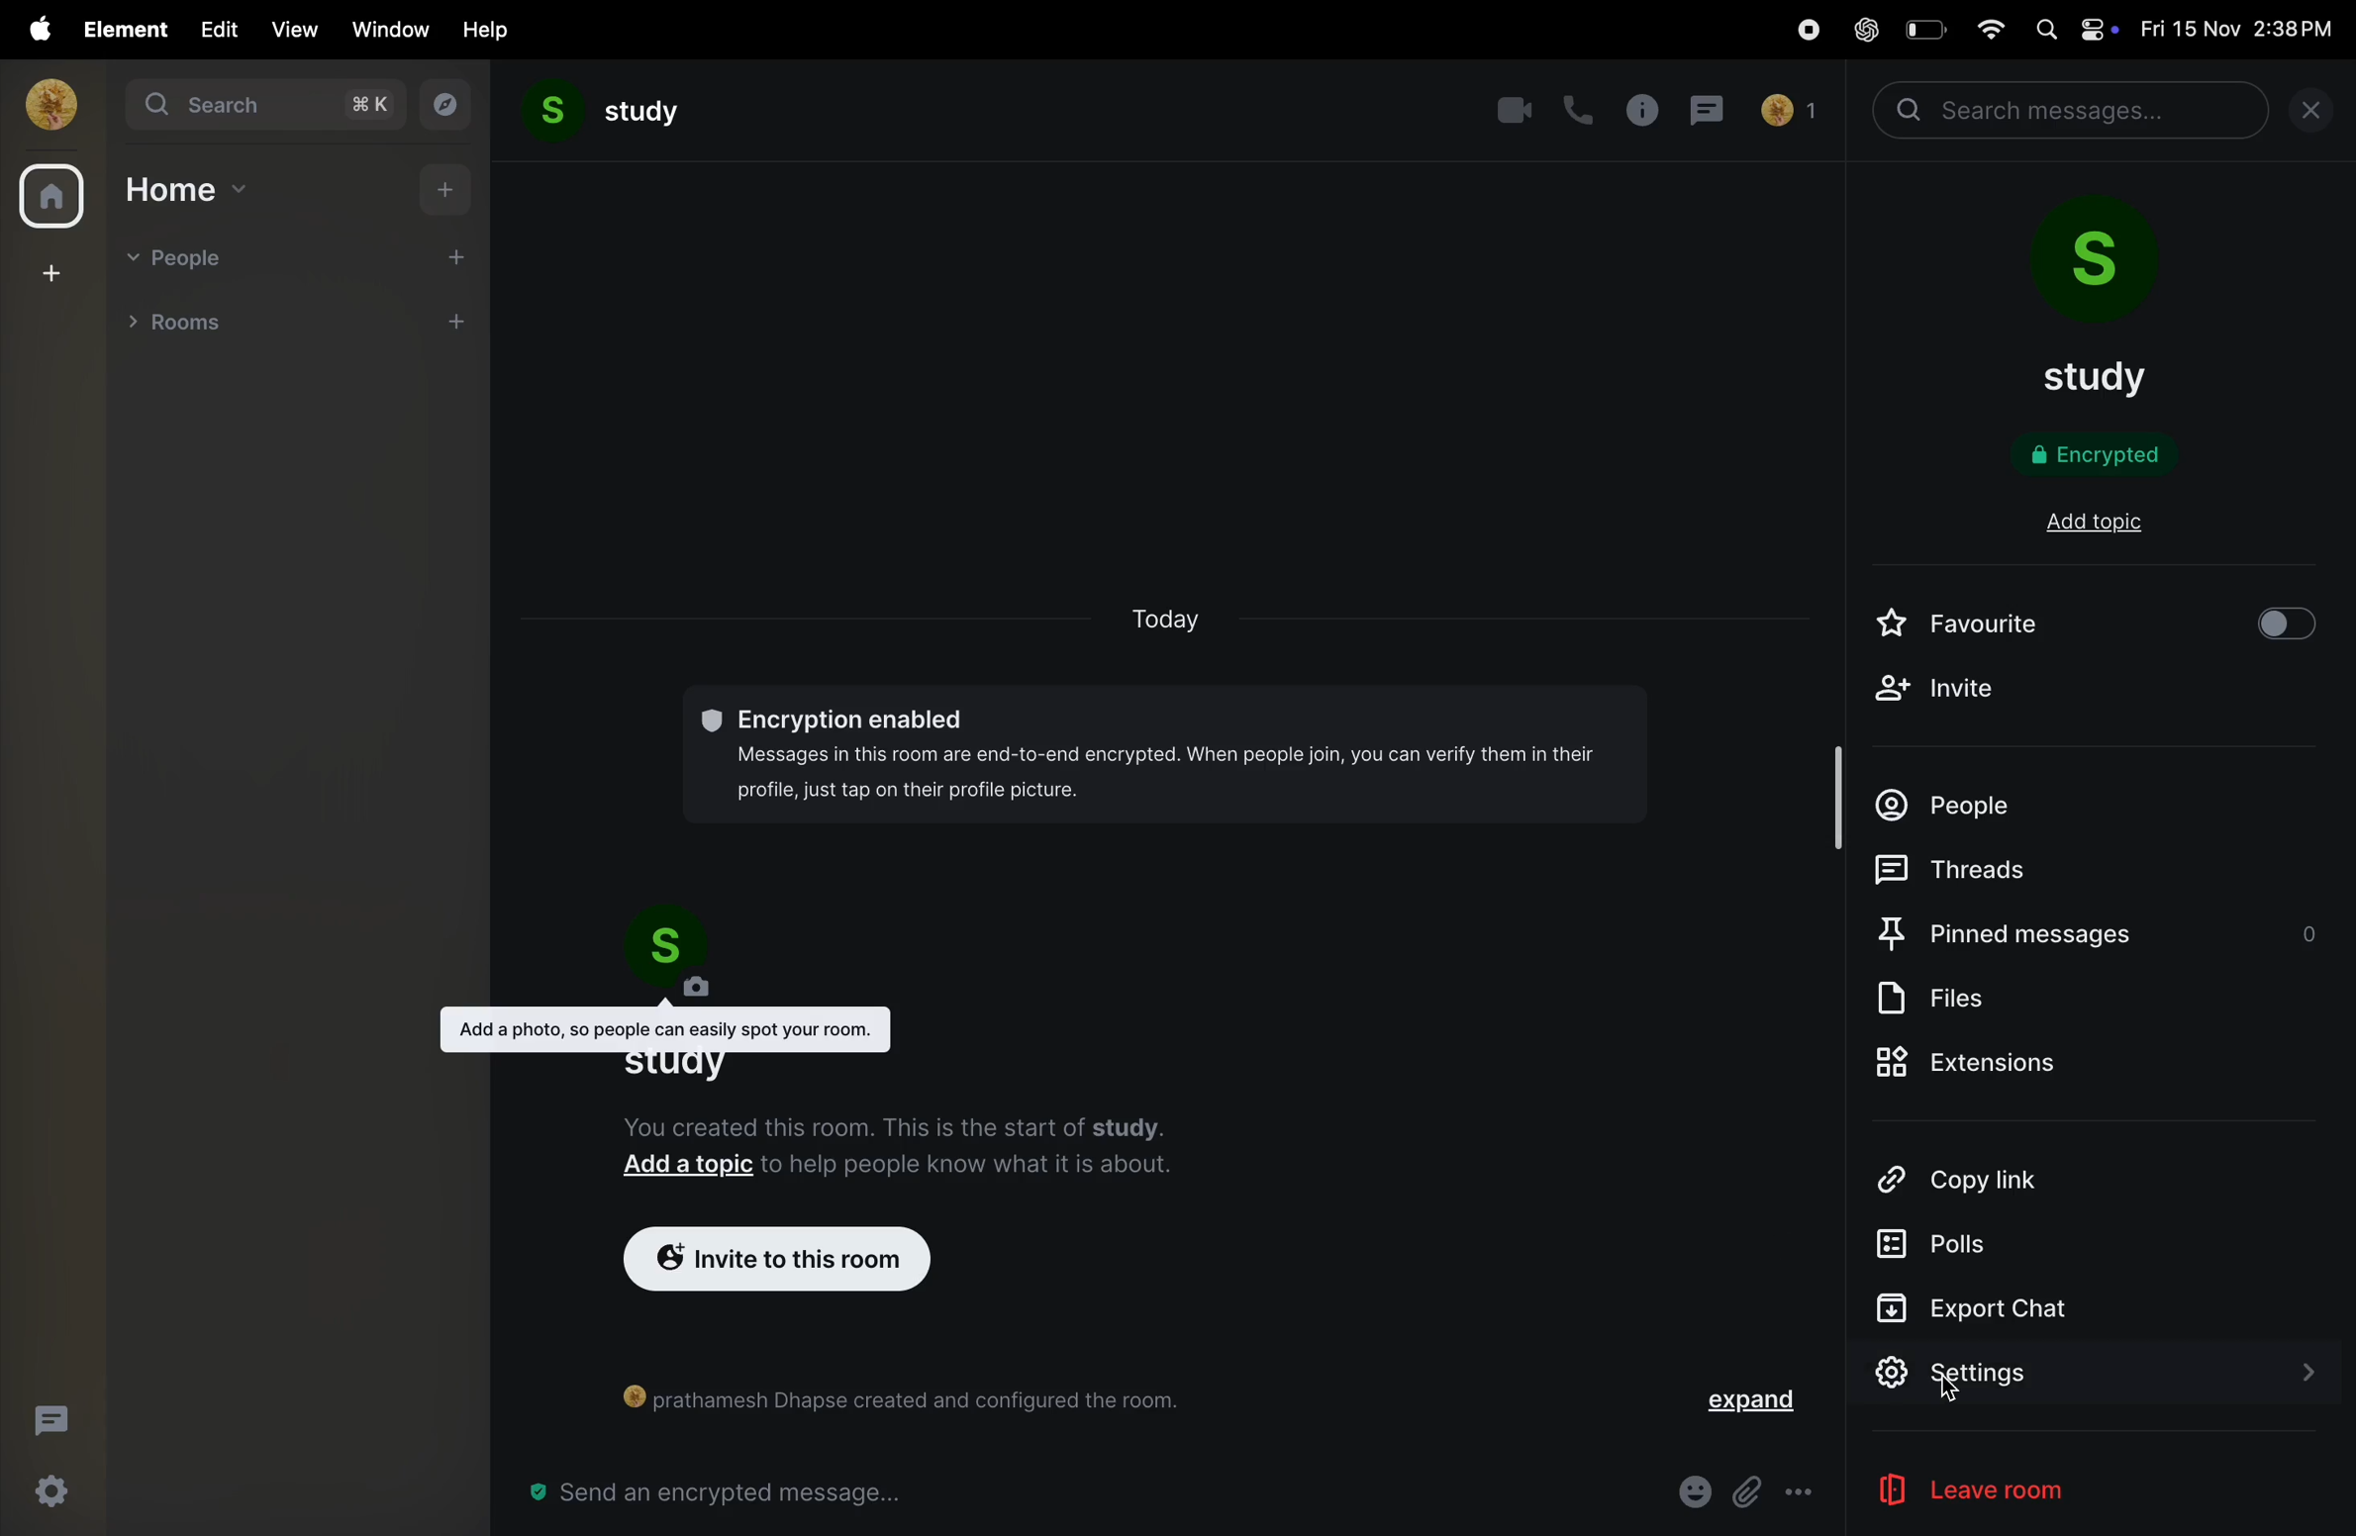  I want to click on Export Chat, so click(1975, 1307).